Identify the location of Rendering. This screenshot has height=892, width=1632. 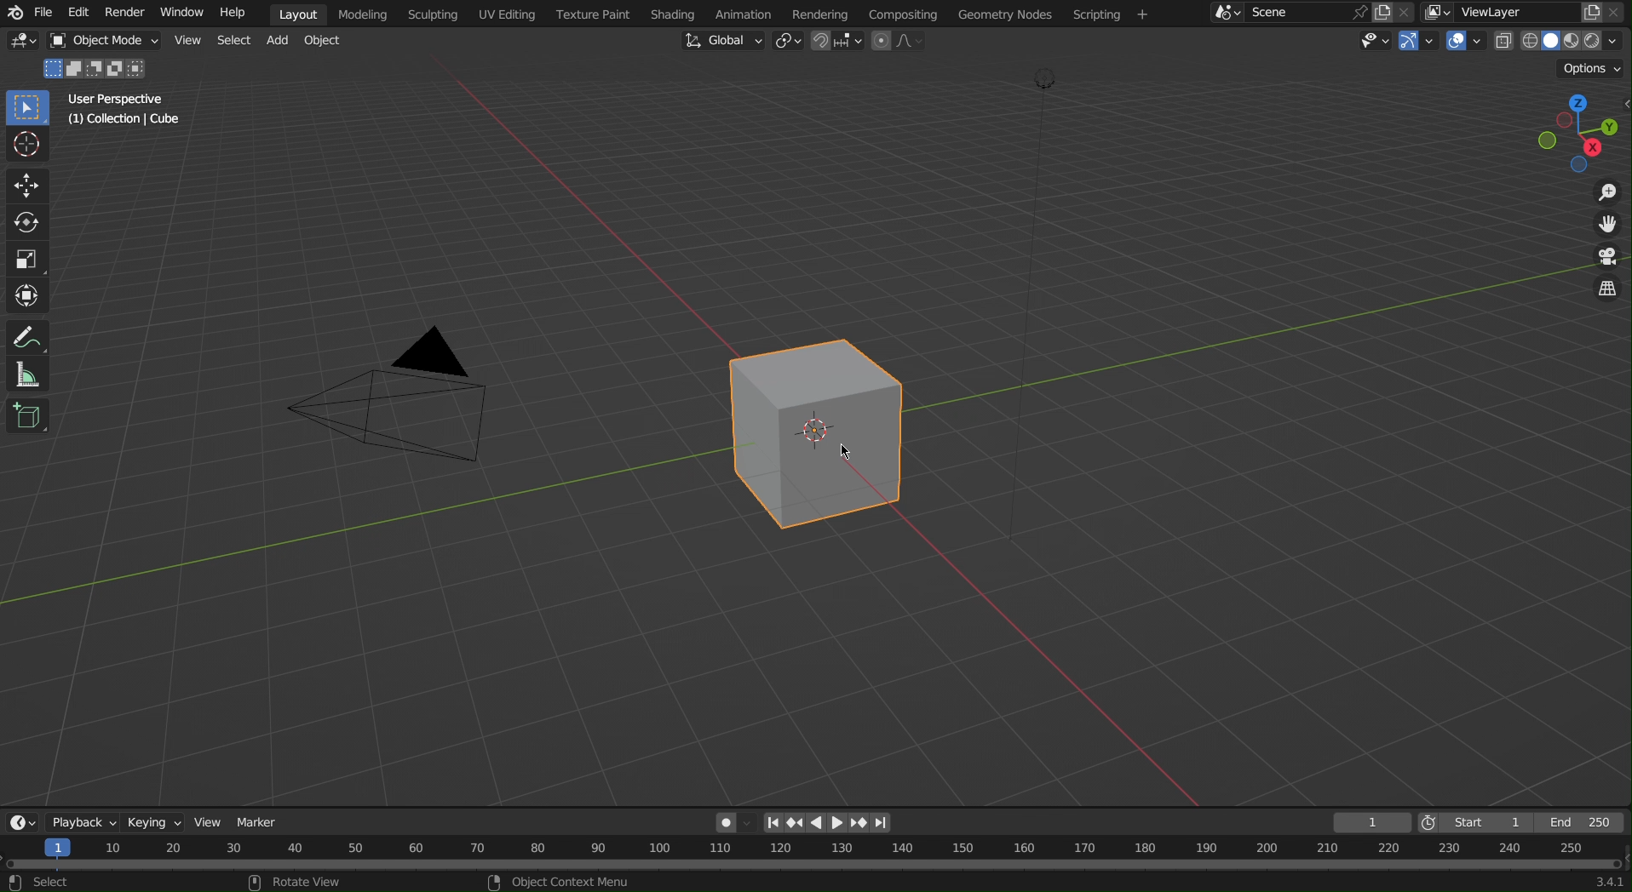
(819, 14).